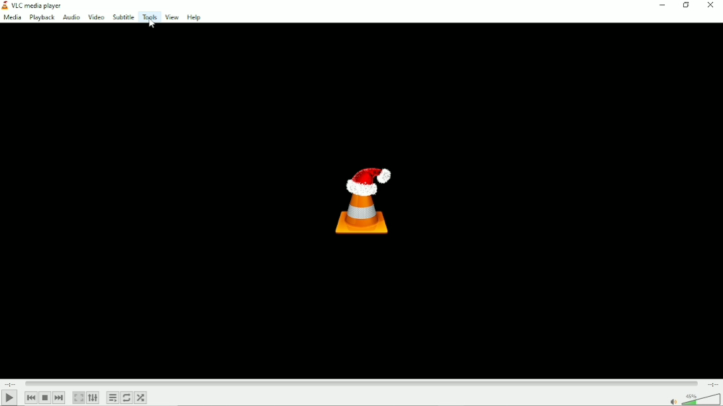 The width and height of the screenshot is (723, 406). I want to click on stop playlist, so click(46, 397).